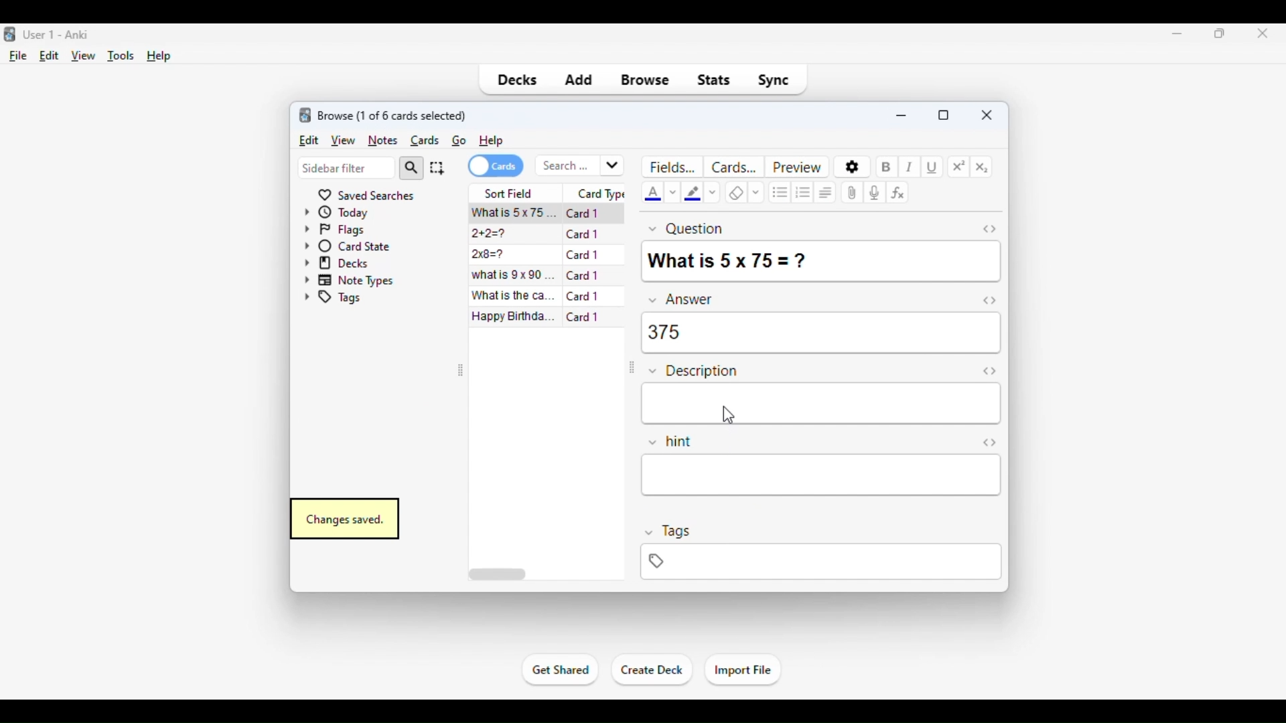 This screenshot has width=1286, height=723. I want to click on card 1, so click(583, 234).